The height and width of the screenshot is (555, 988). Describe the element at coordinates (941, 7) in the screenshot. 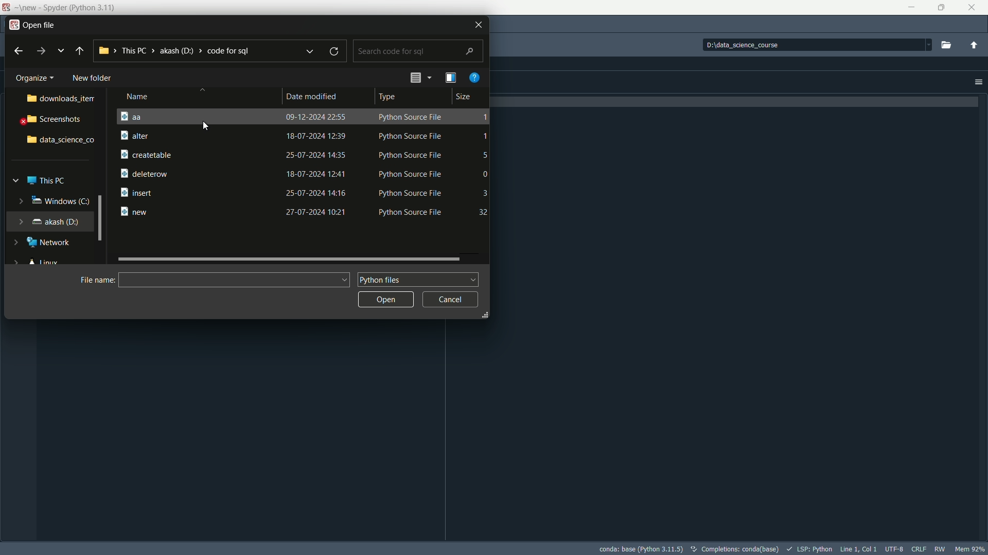

I see `maximize` at that location.